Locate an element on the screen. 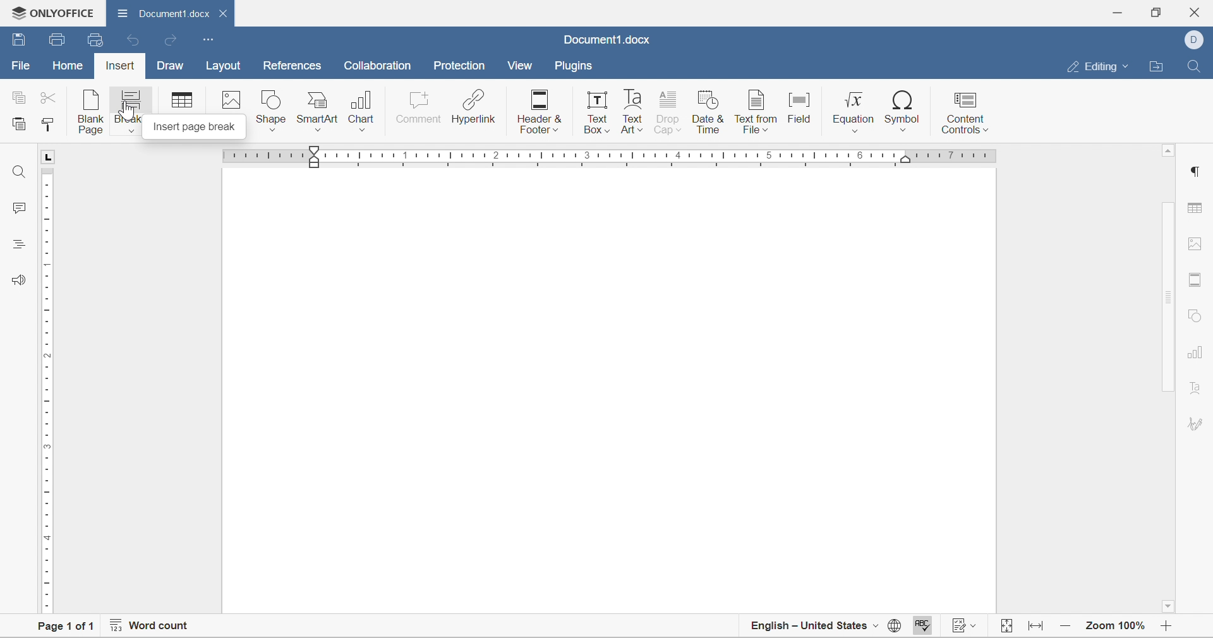 The width and height of the screenshot is (1213, 638). Insert page break is located at coordinates (192, 128).